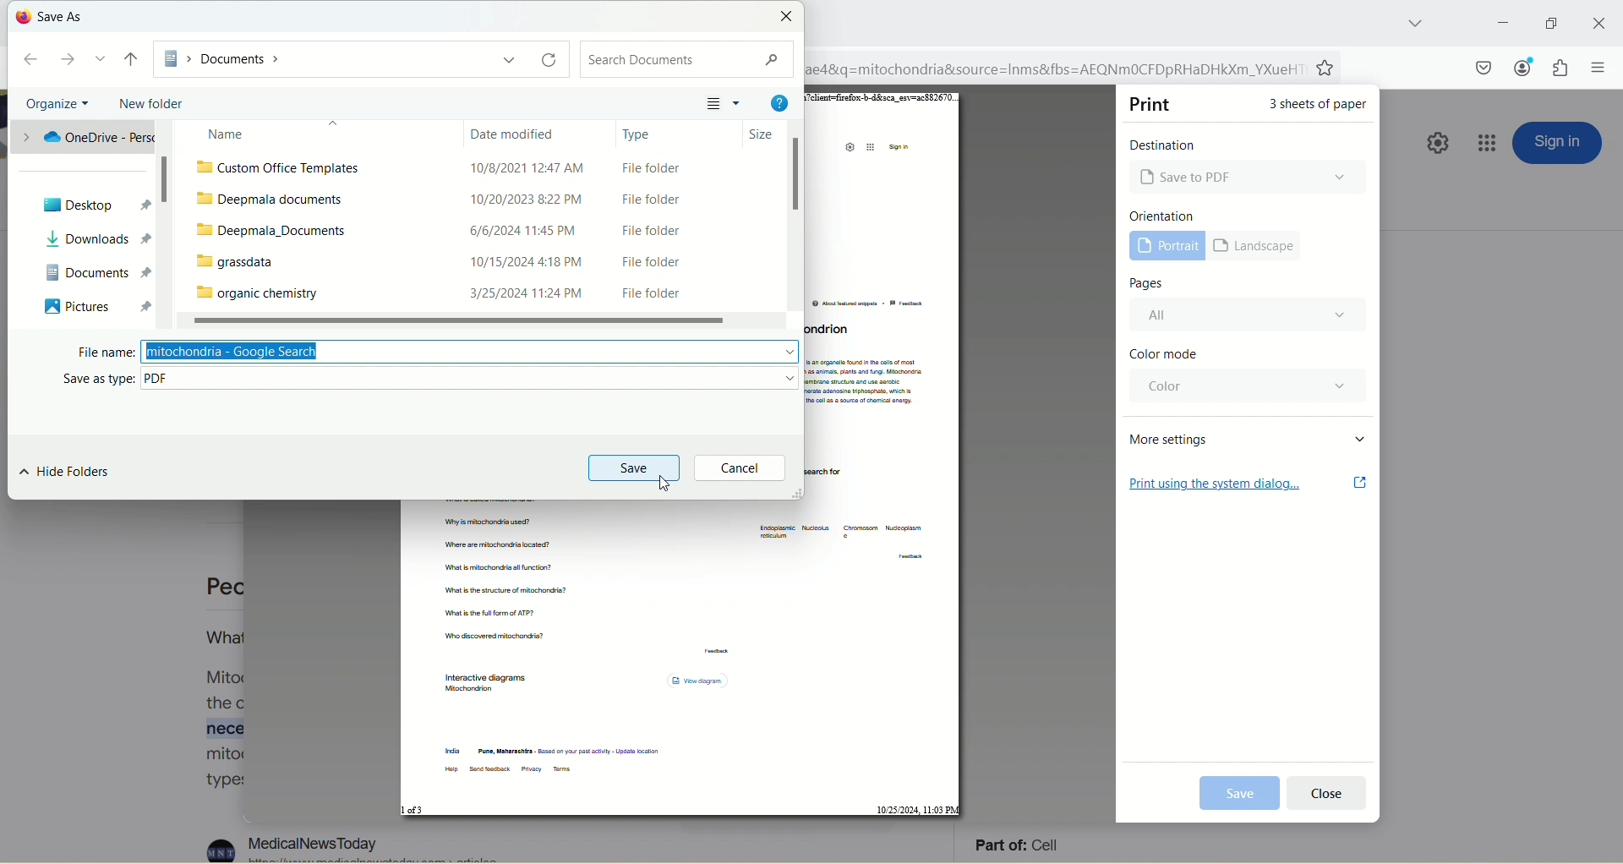 This screenshot has height=864, width=1623. Describe the element at coordinates (319, 134) in the screenshot. I see `name` at that location.